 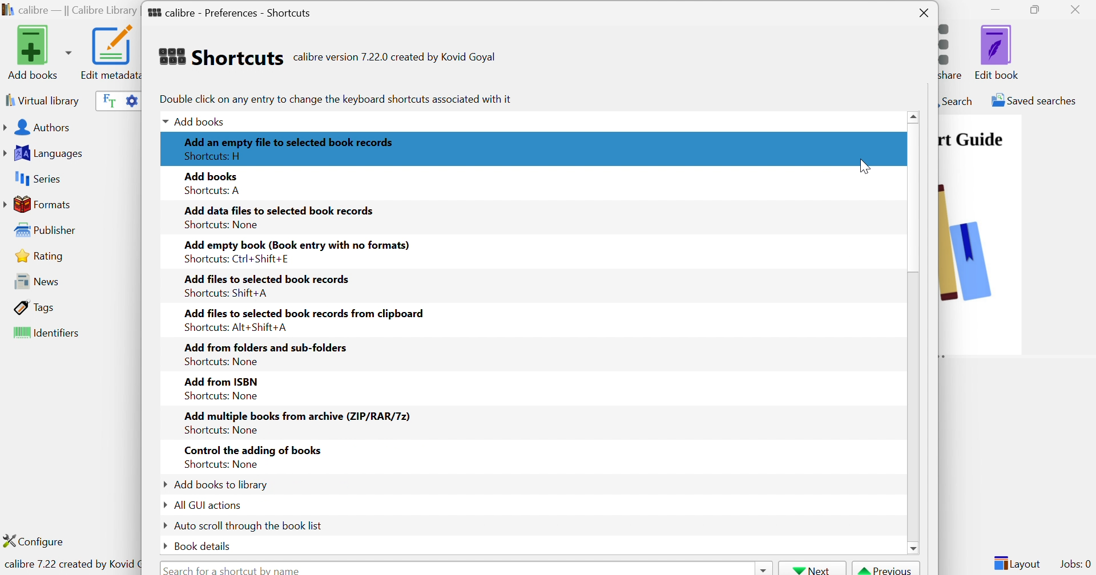 I want to click on image, so click(x=979, y=260).